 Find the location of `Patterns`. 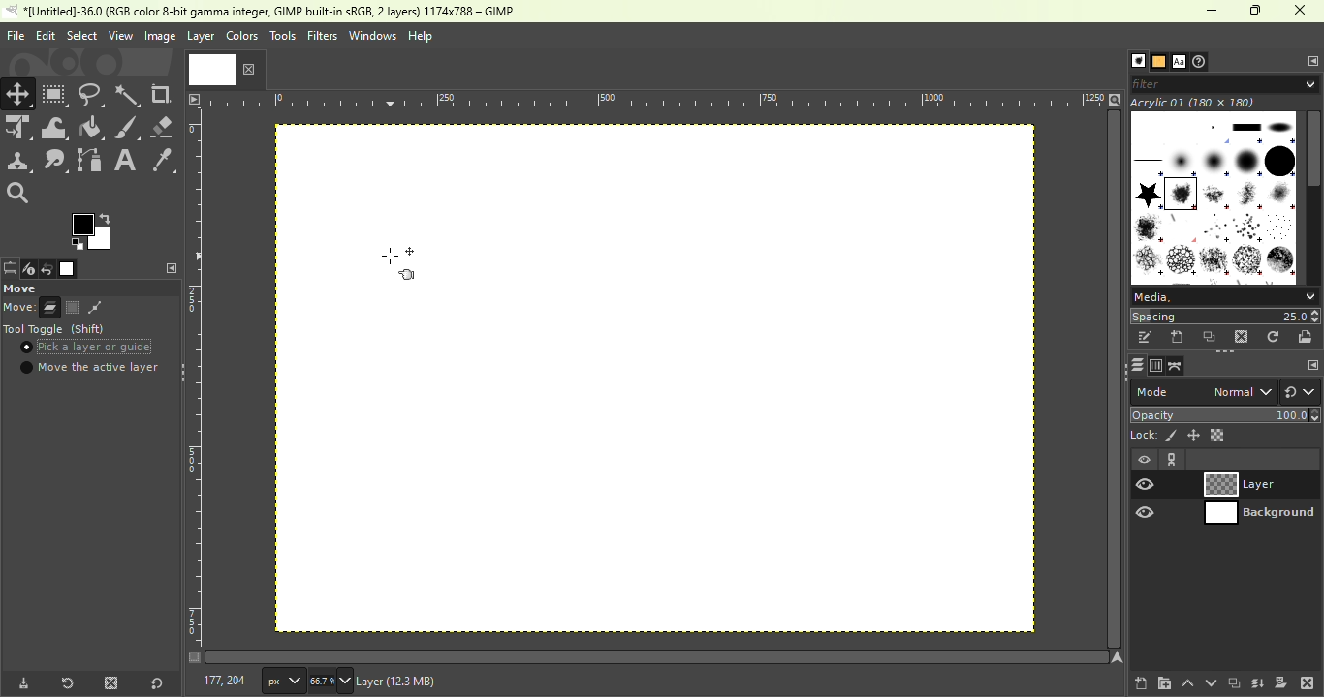

Patterns is located at coordinates (1157, 60).